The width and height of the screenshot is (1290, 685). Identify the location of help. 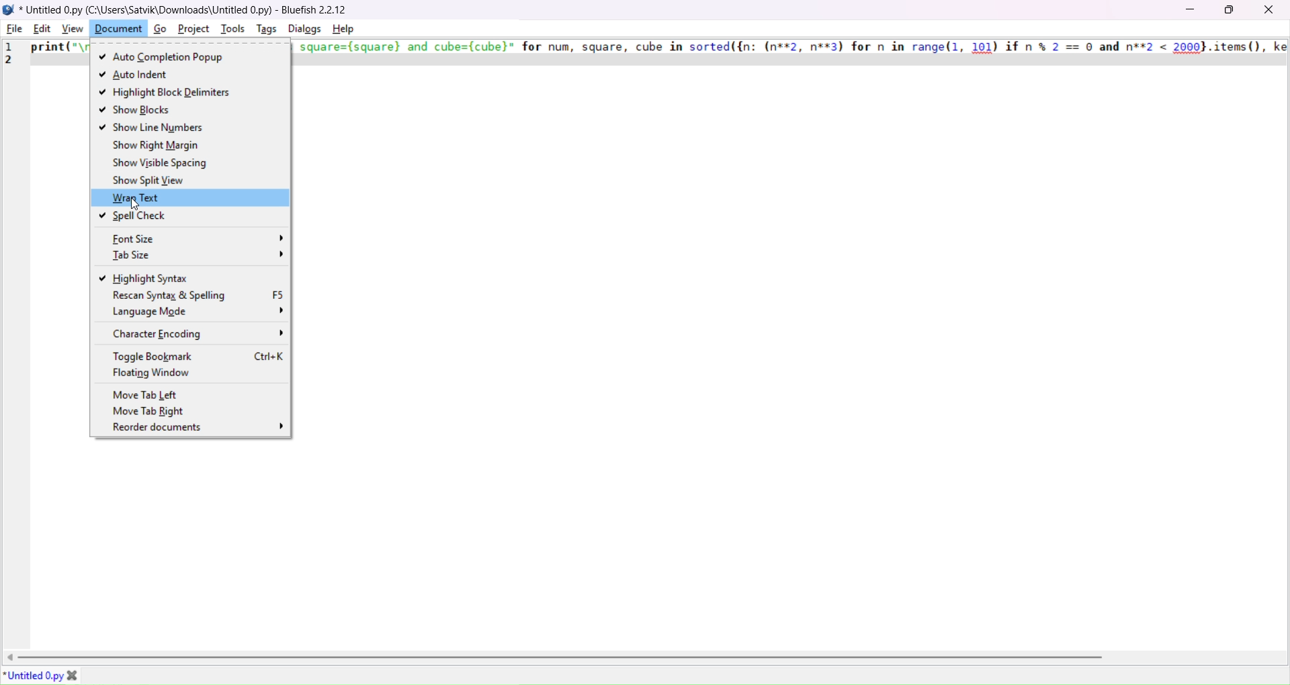
(345, 30).